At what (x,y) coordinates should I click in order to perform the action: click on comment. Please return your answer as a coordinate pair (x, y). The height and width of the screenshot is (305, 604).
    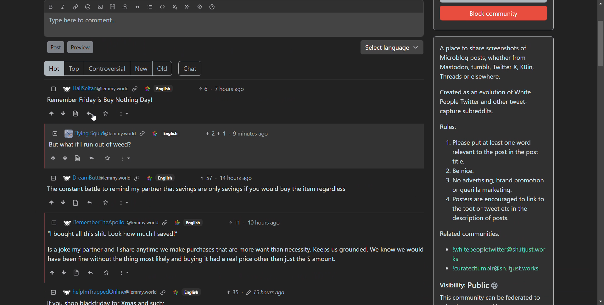
    Looking at the image, I should click on (196, 189).